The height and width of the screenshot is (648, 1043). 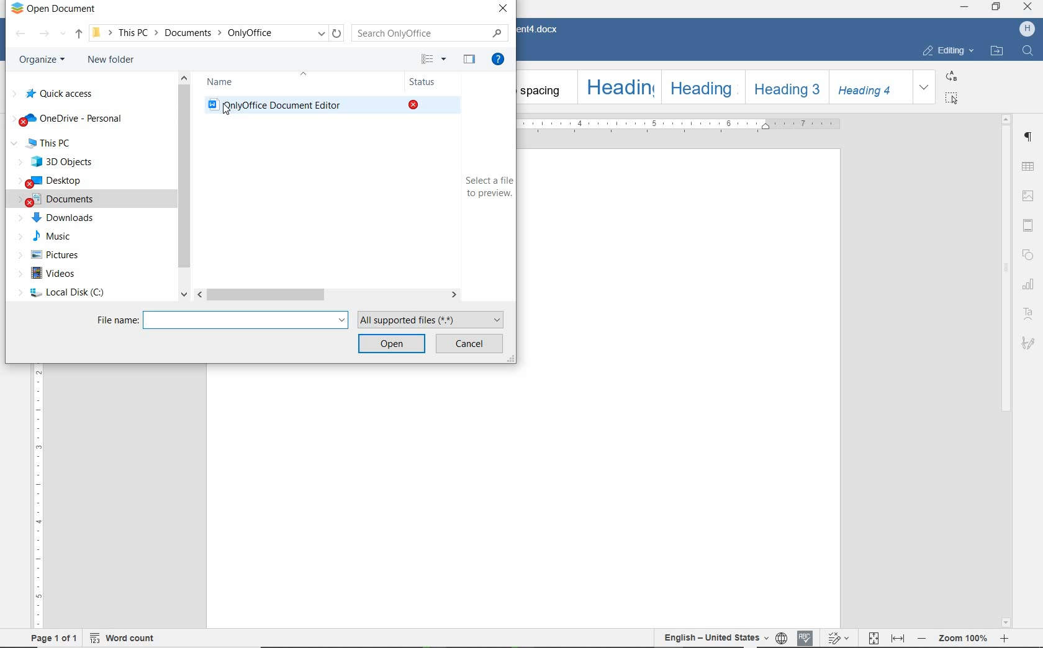 What do you see at coordinates (950, 76) in the screenshot?
I see `replace` at bounding box center [950, 76].